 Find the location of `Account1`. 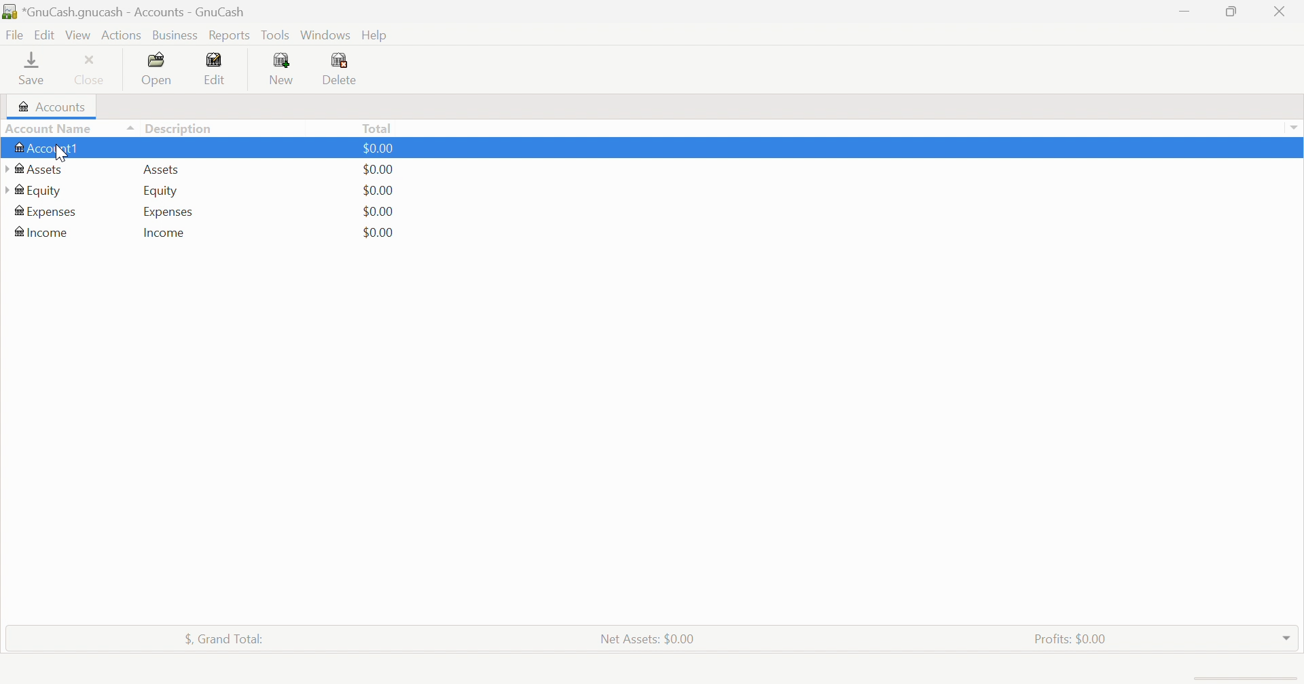

Account1 is located at coordinates (48, 149).